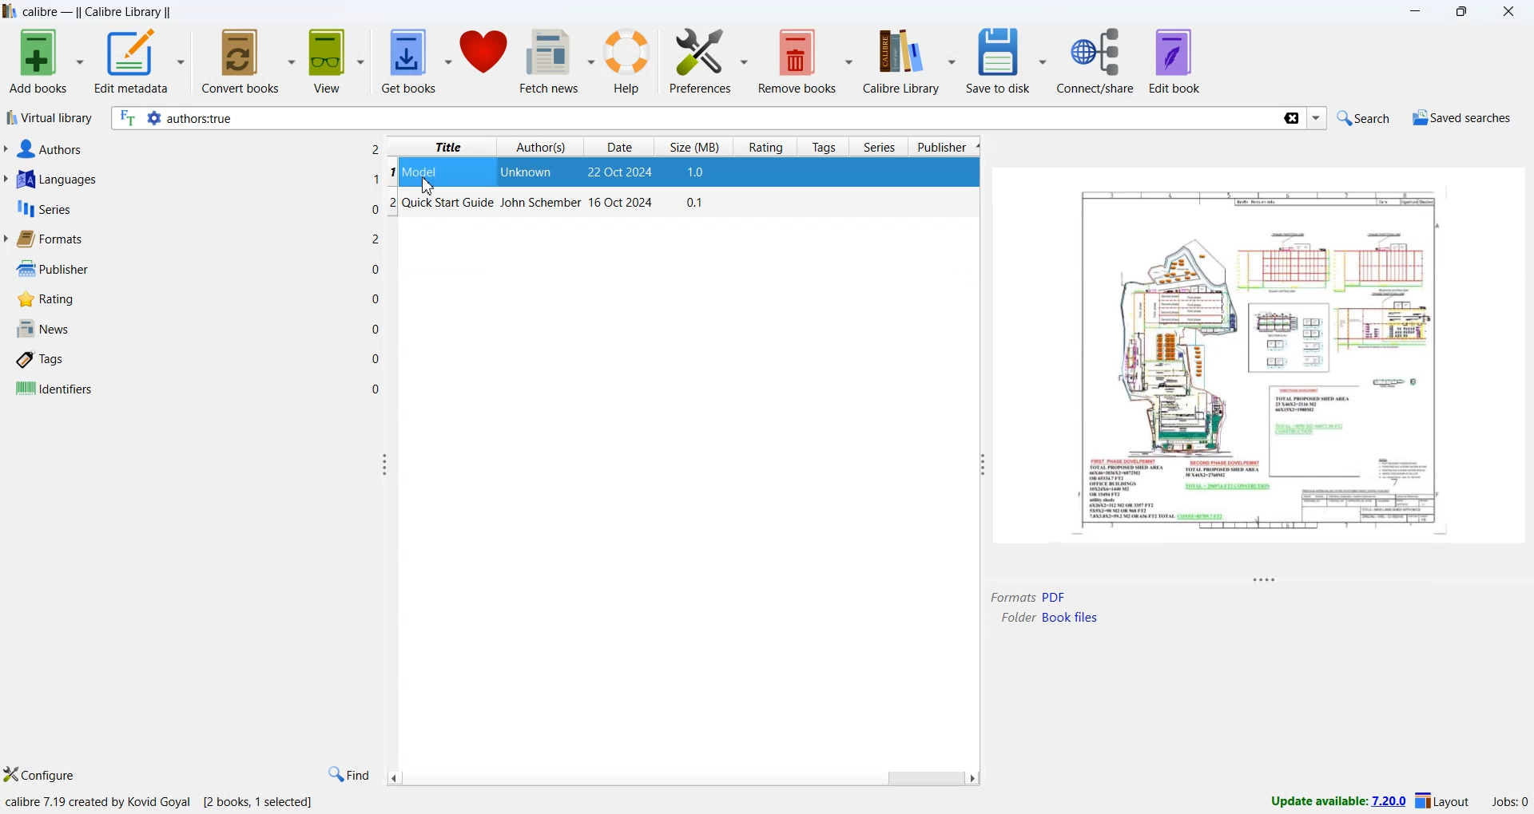 Image resolution: width=1534 pixels, height=814 pixels. I want to click on close app, so click(1511, 12).